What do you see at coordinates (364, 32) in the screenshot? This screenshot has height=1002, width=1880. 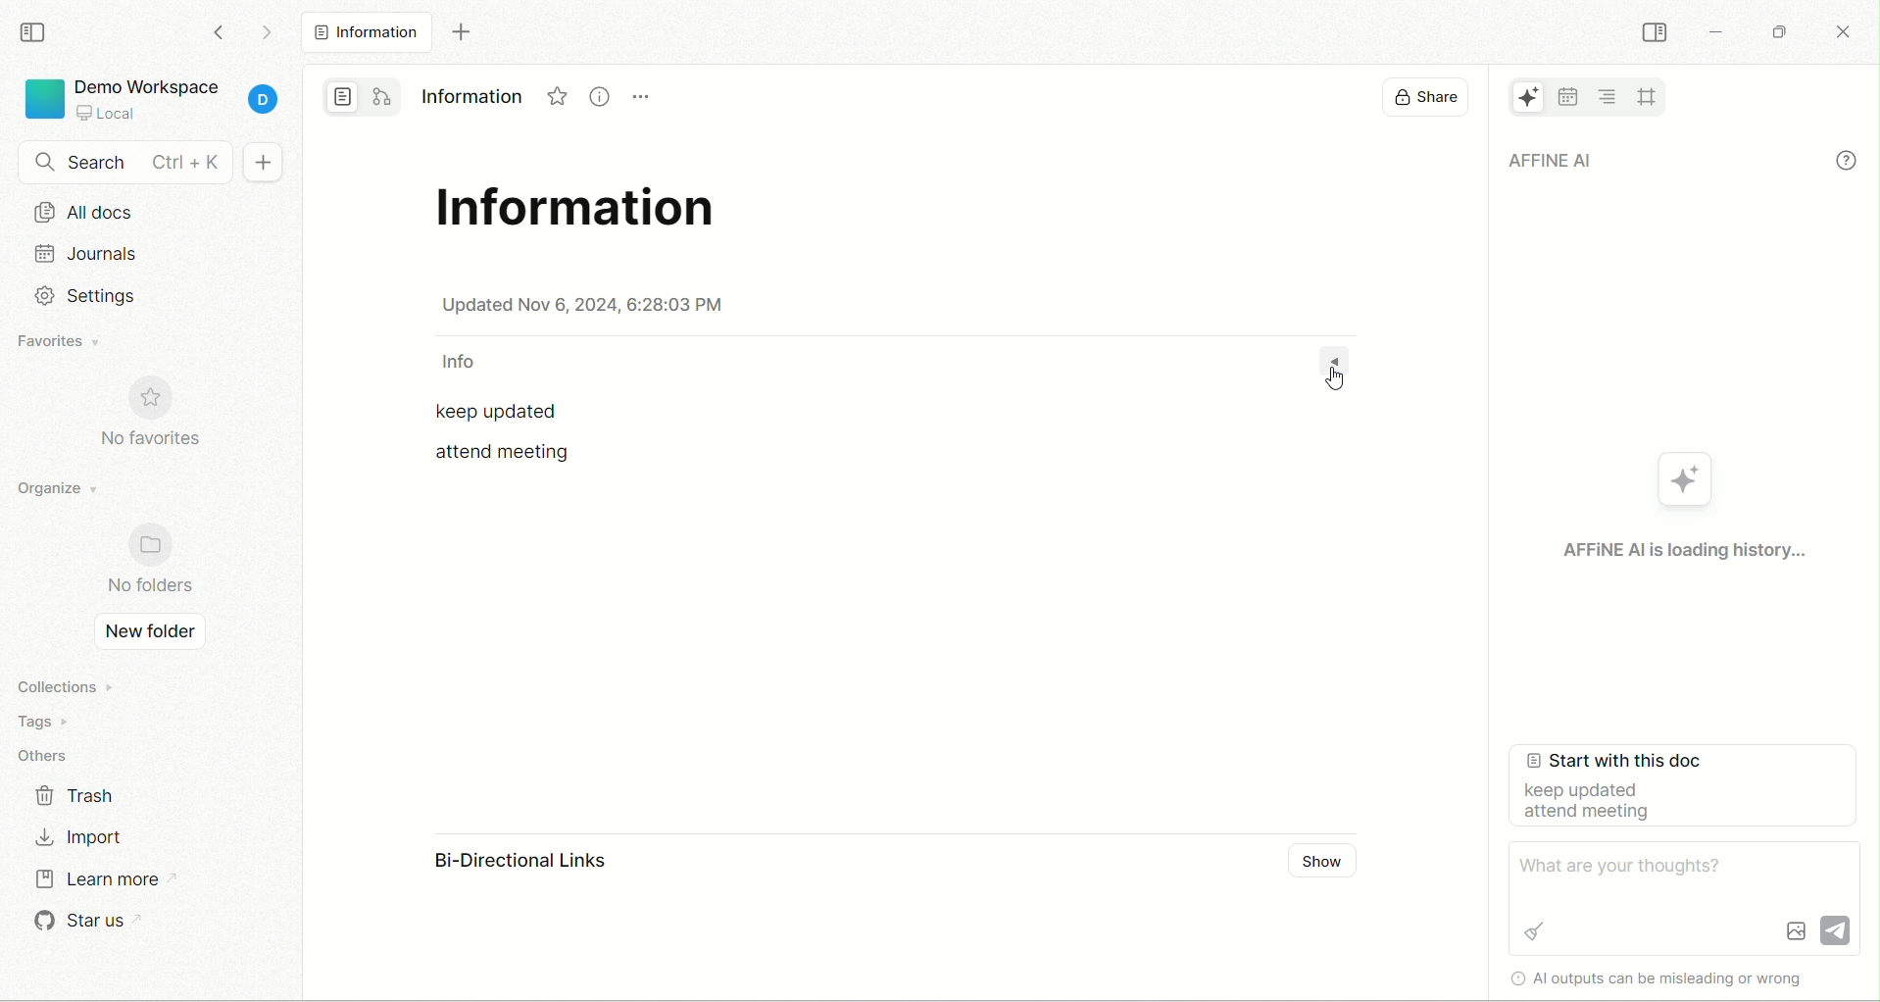 I see `all docs` at bounding box center [364, 32].